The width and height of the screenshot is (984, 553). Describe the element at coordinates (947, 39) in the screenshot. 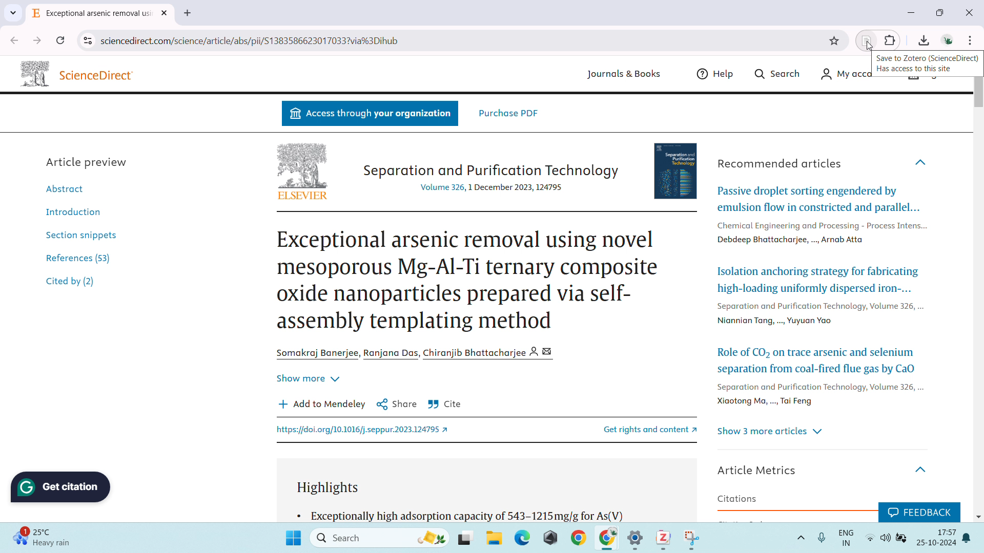

I see `account` at that location.